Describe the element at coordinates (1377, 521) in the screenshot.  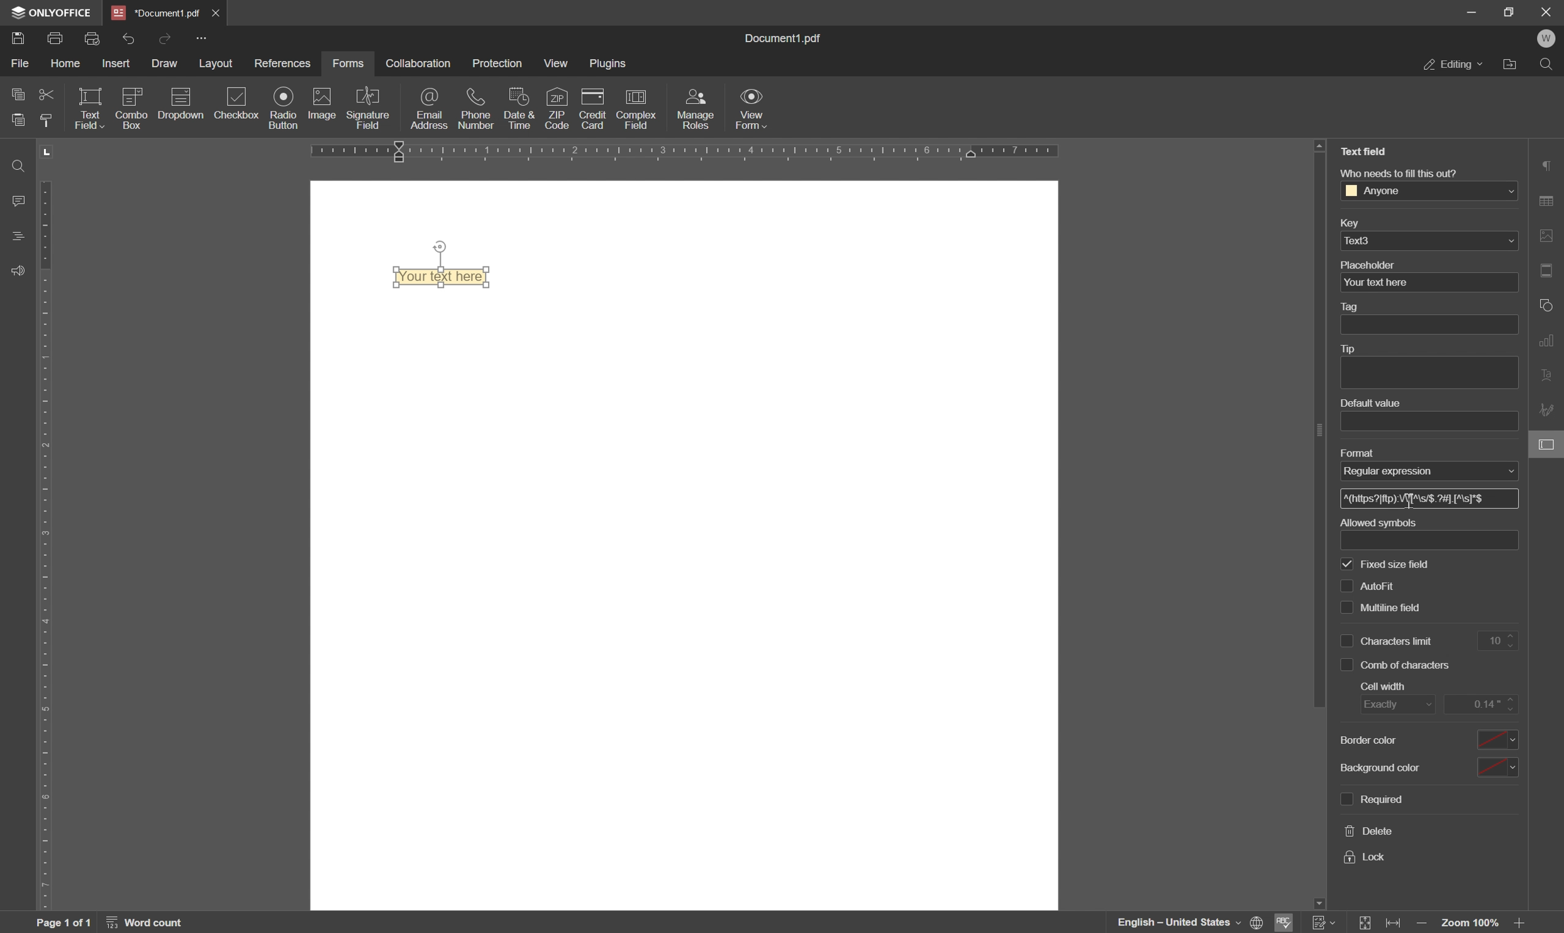
I see `allowed symbols` at that location.